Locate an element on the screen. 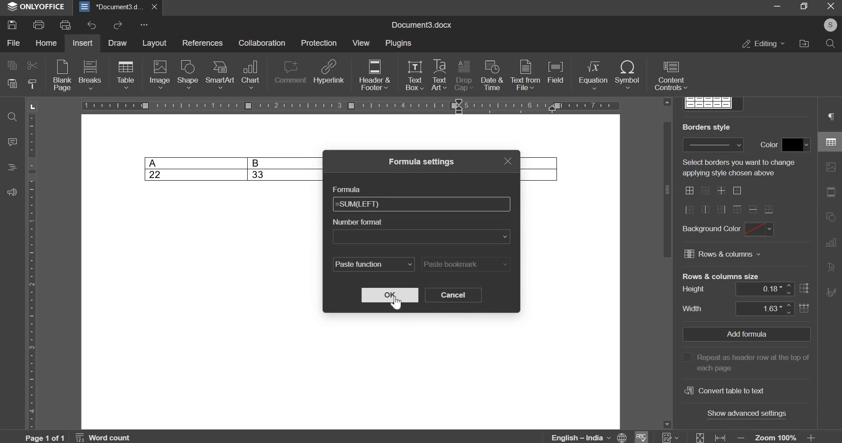 The image size is (842, 443). paste is located at coordinates (11, 84).